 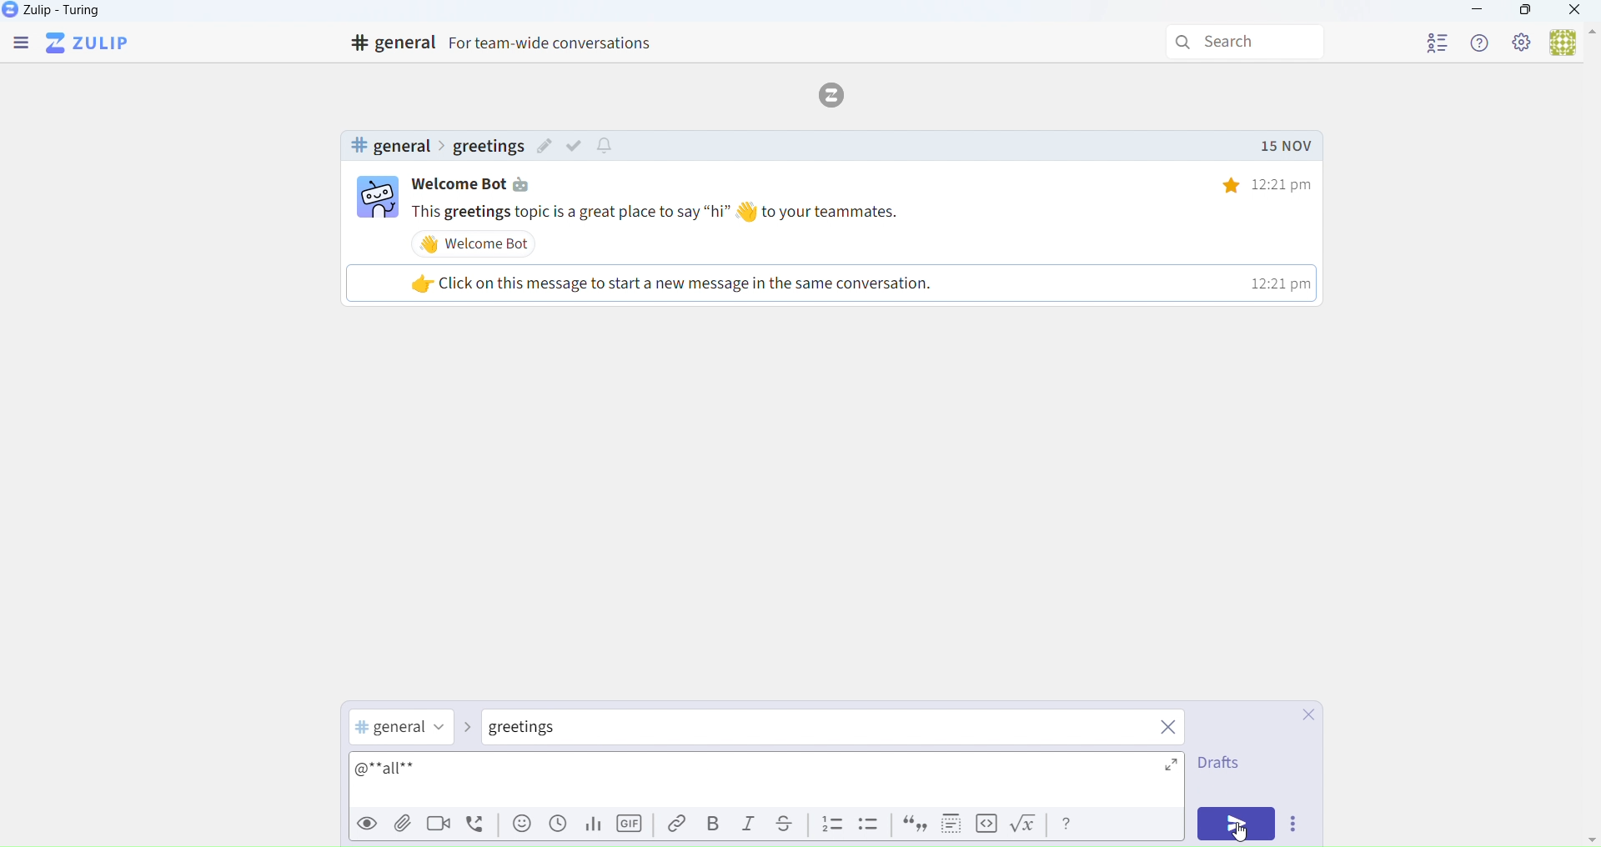 What do you see at coordinates (519, 828) in the screenshot?
I see `Emoji` at bounding box center [519, 828].